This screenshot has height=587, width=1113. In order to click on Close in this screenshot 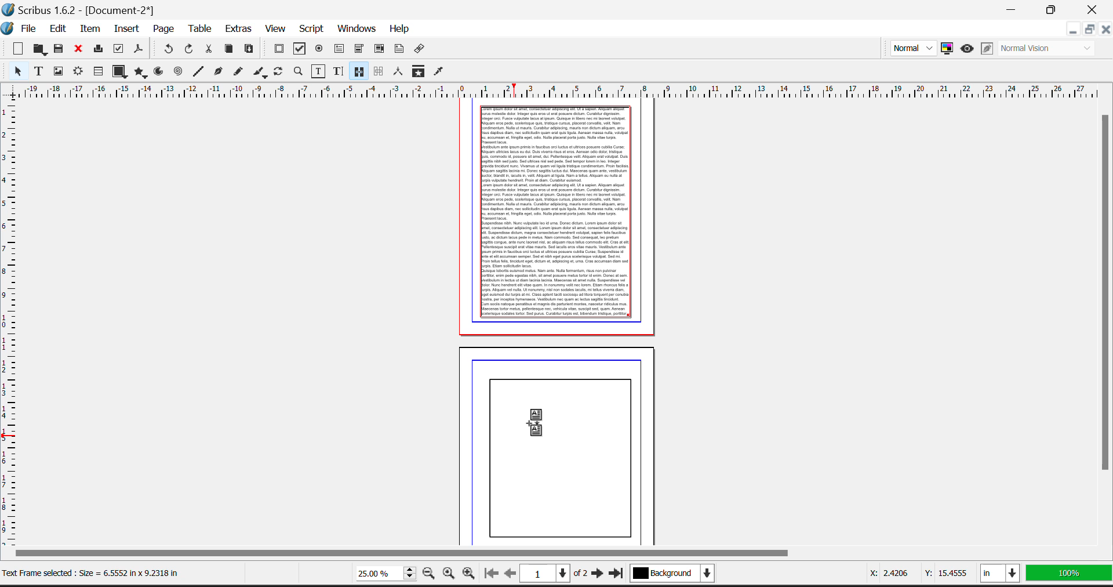, I will do `click(1105, 30)`.